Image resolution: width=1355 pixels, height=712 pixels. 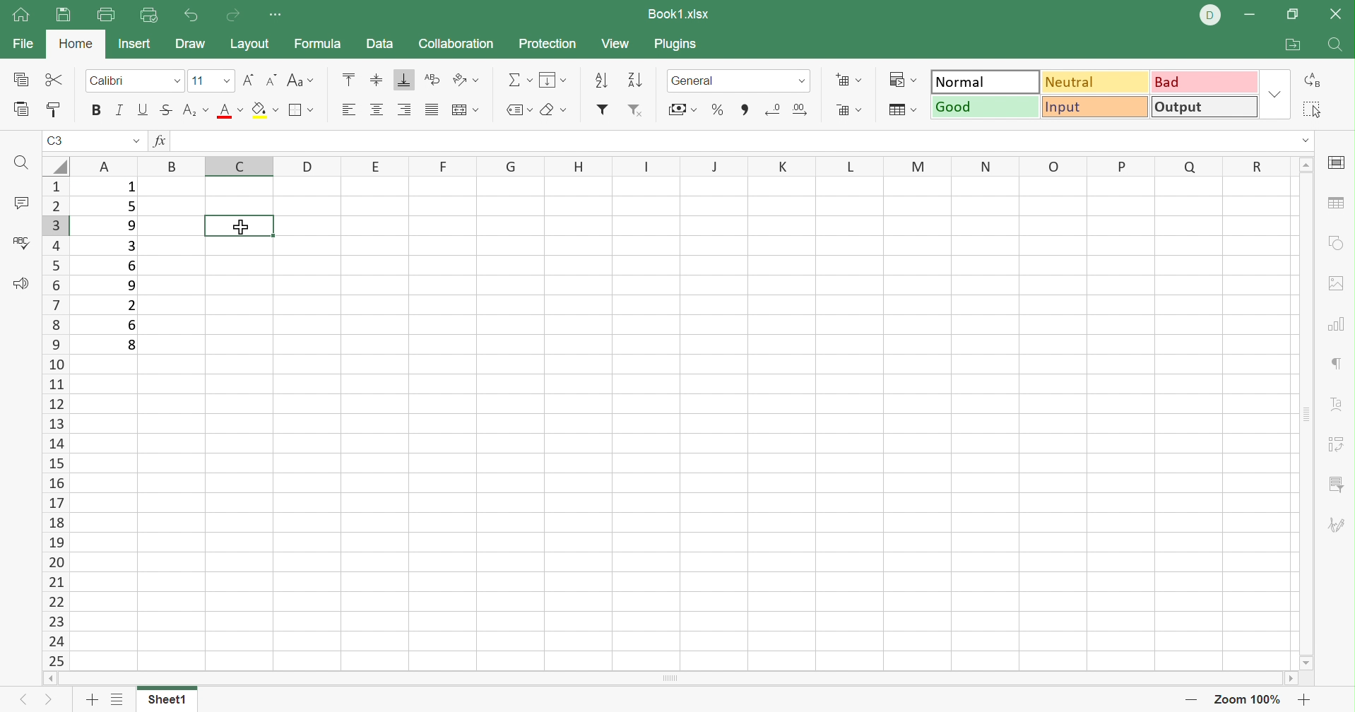 What do you see at coordinates (53, 81) in the screenshot?
I see `Cut` at bounding box center [53, 81].